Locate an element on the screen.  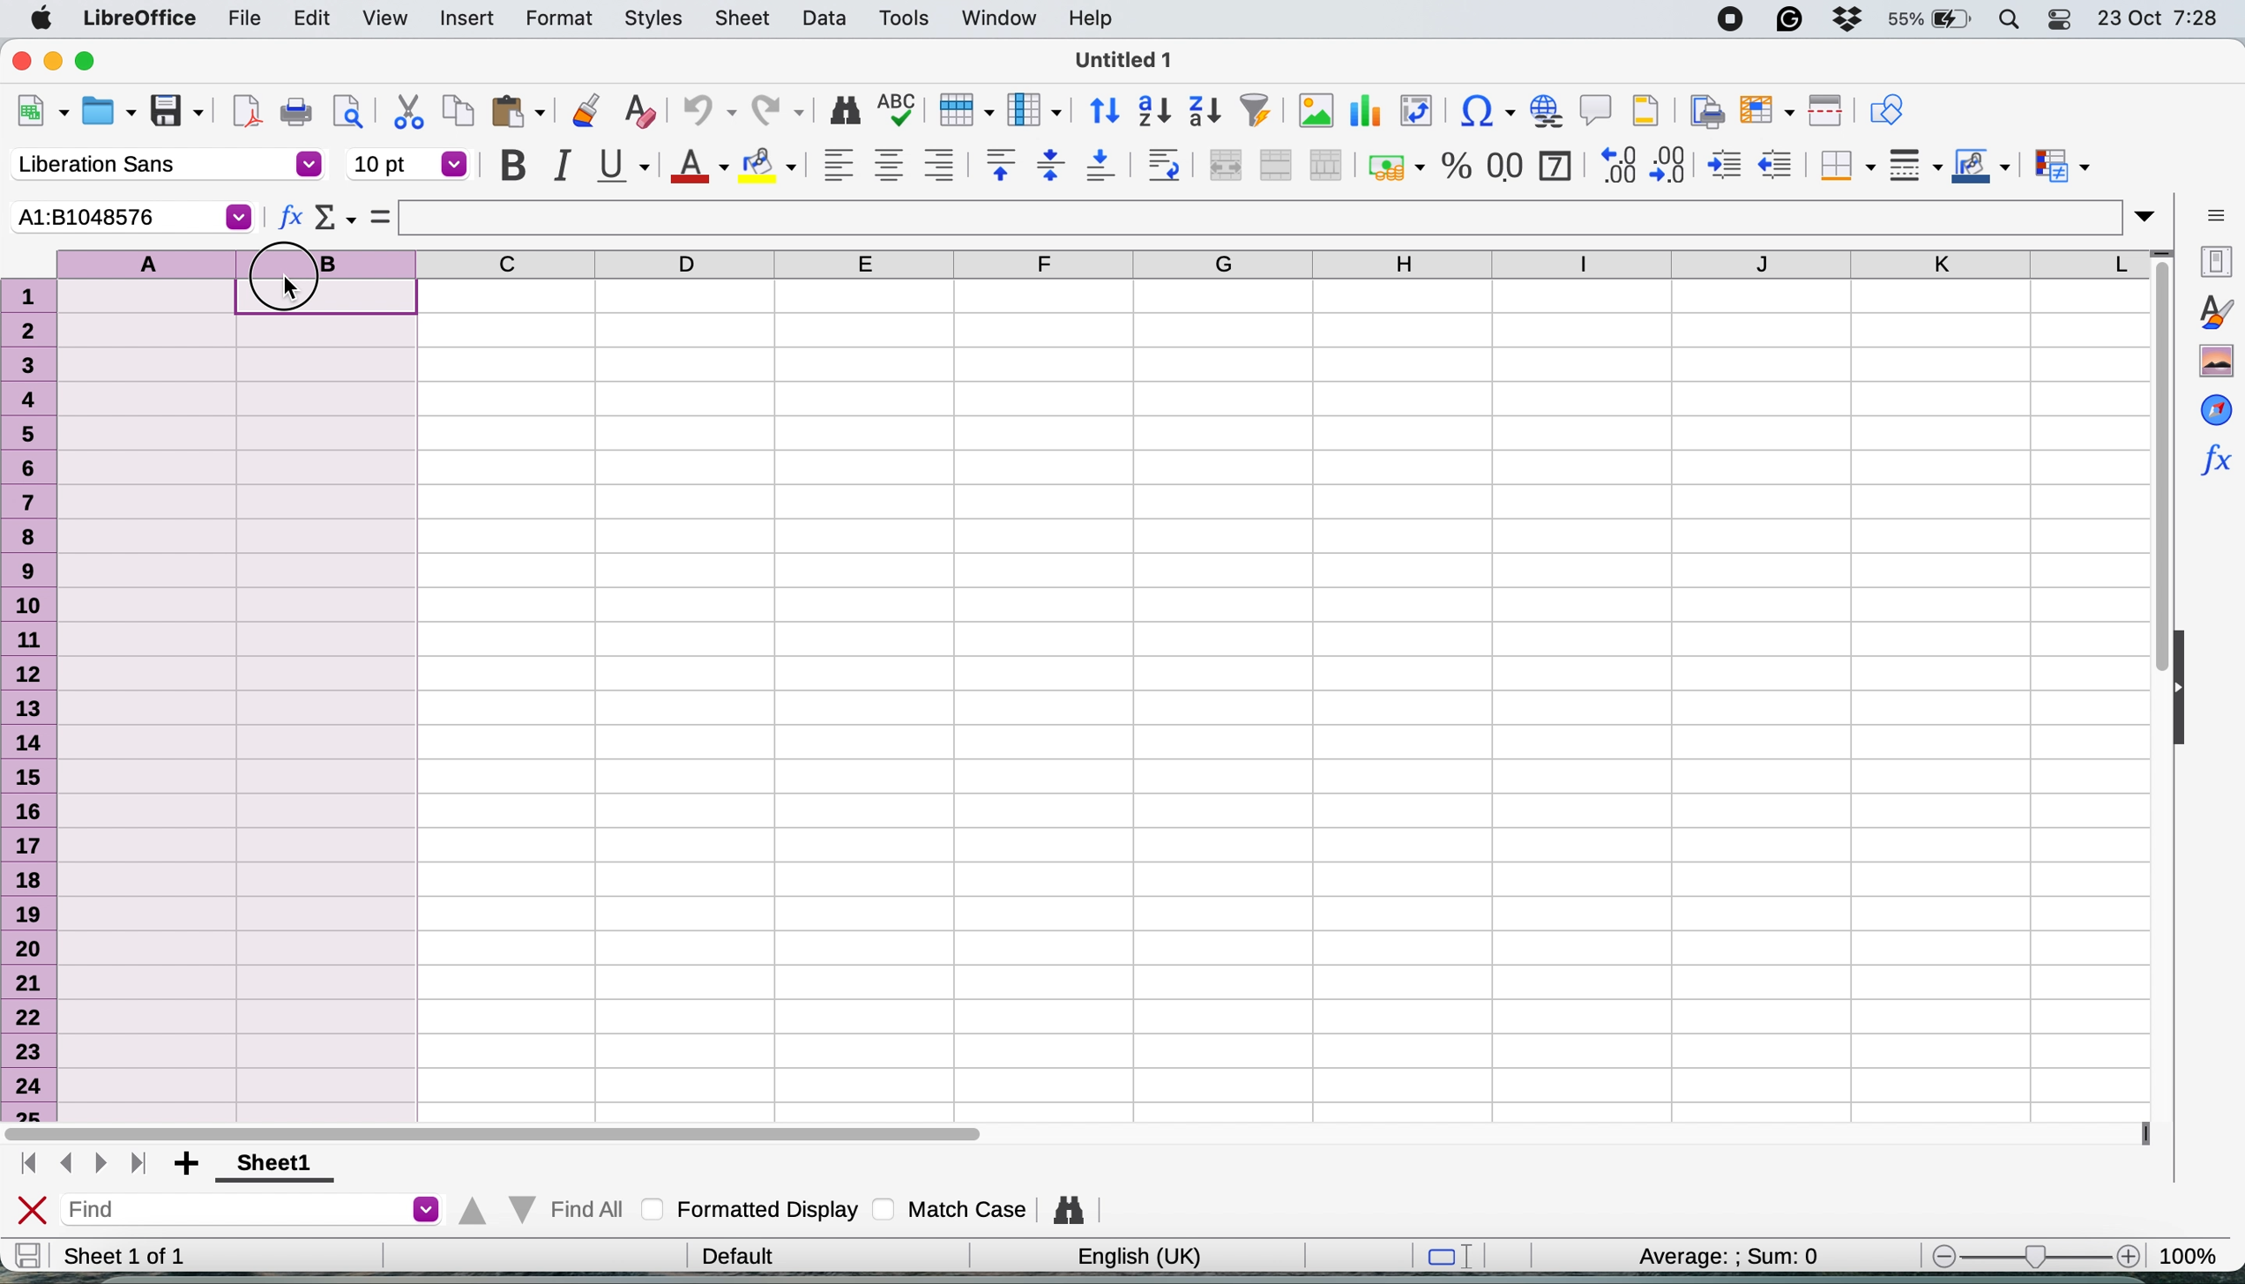
file is located at coordinates (242, 18).